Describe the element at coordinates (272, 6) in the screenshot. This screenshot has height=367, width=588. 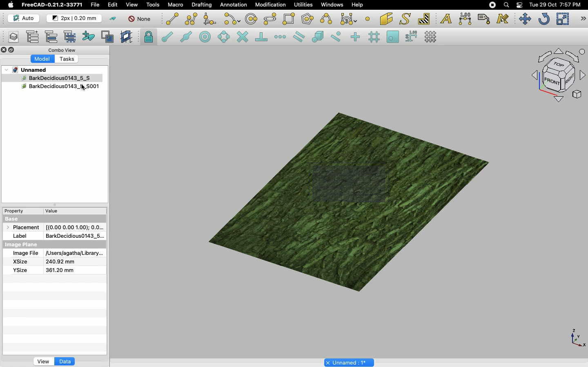
I see `Modification` at that location.